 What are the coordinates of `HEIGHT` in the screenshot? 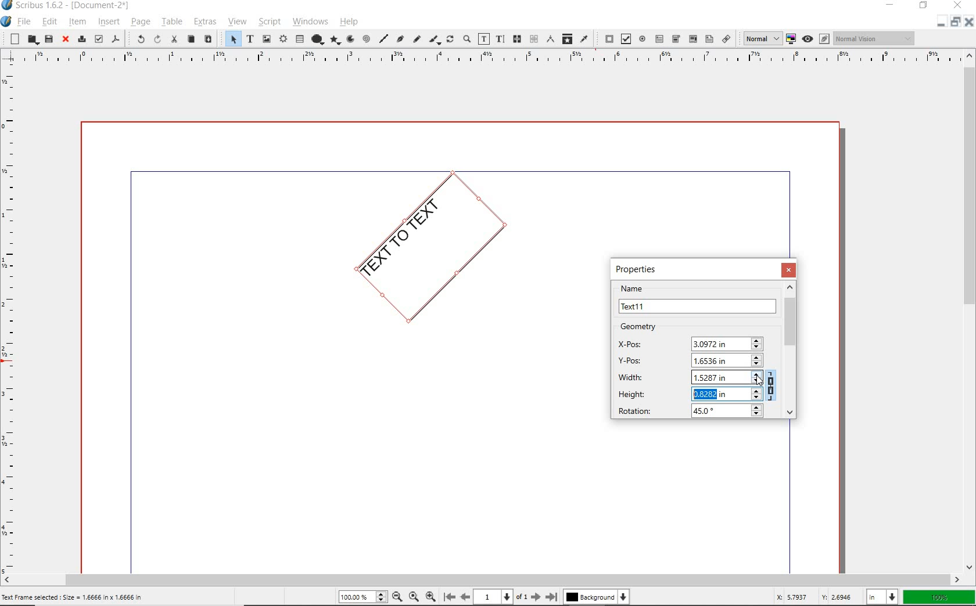 It's located at (690, 393).